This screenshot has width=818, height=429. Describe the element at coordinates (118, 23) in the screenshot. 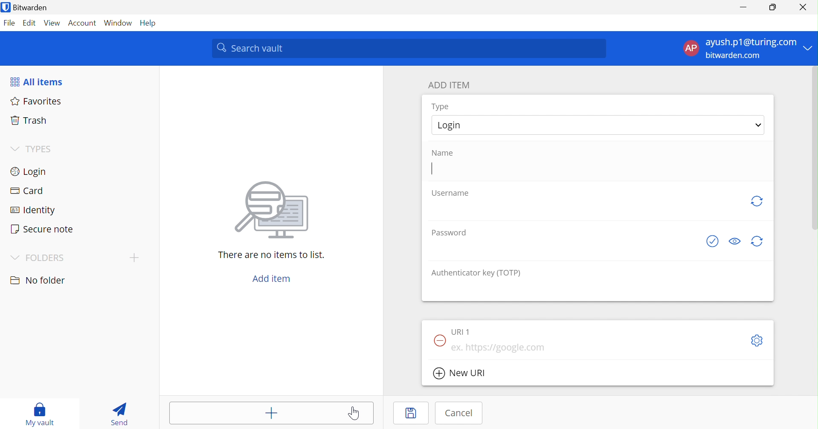

I see `Window` at that location.